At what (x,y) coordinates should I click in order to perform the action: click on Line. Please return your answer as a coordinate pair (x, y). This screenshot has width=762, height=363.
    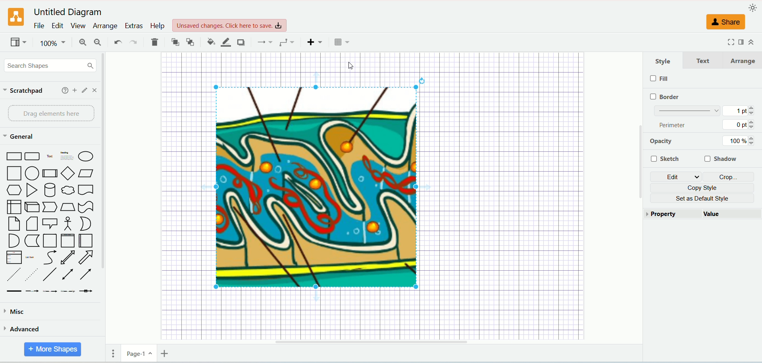
    Looking at the image, I should click on (50, 276).